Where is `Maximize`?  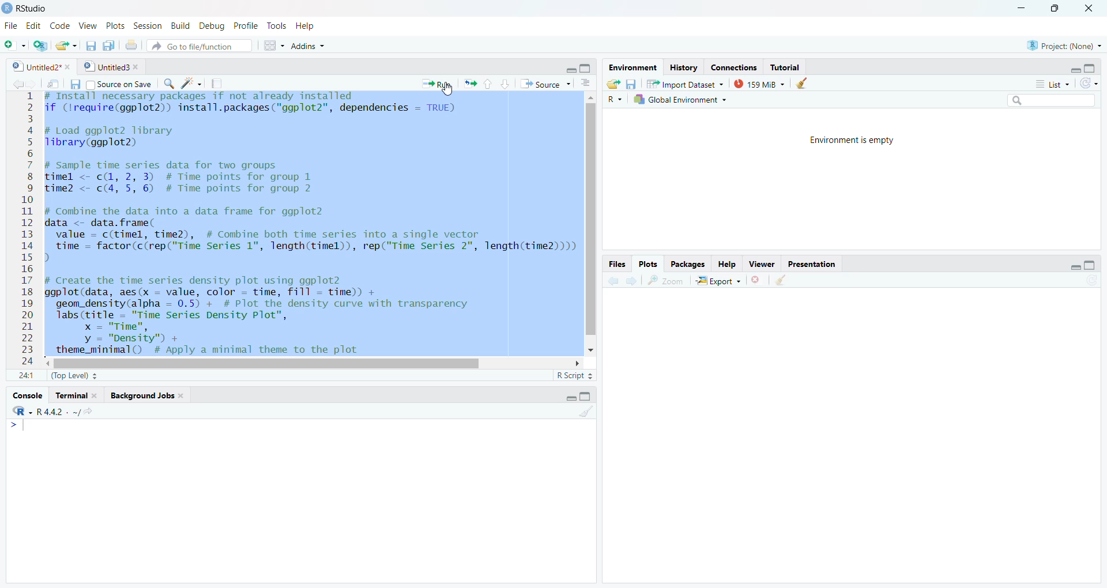
Maximize is located at coordinates (1090, 267).